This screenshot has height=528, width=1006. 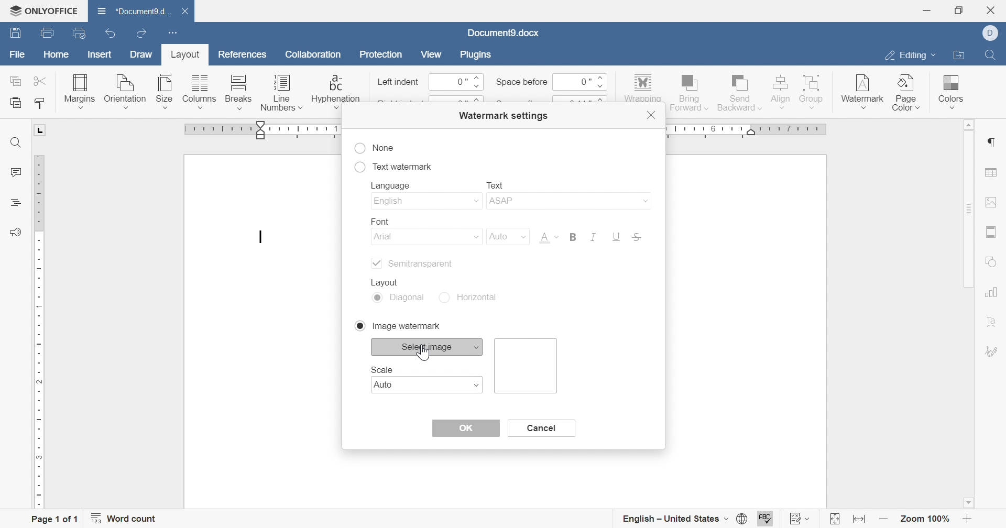 What do you see at coordinates (190, 12) in the screenshot?
I see `close` at bounding box center [190, 12].